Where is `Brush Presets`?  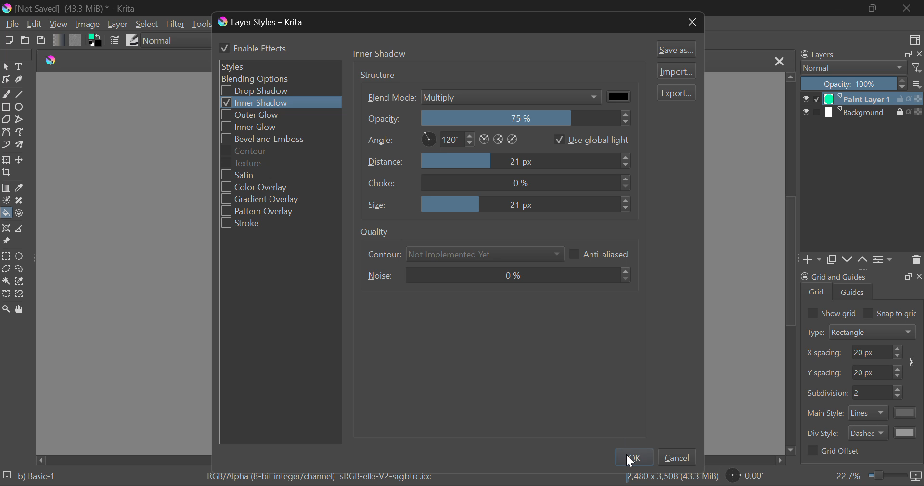 Brush Presets is located at coordinates (133, 39).